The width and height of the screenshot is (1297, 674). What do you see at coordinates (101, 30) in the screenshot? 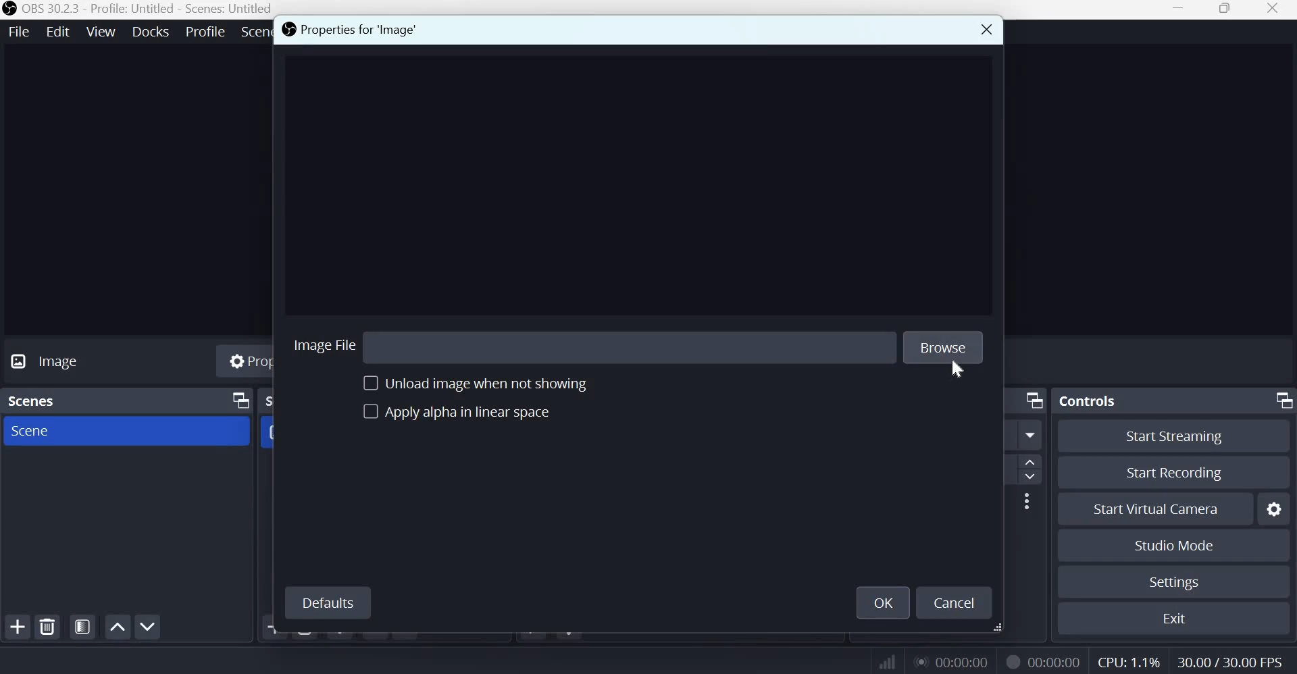
I see `view` at bounding box center [101, 30].